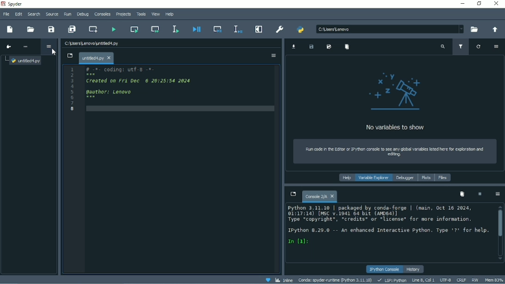 The image size is (505, 284). What do you see at coordinates (34, 14) in the screenshot?
I see `Search` at bounding box center [34, 14].